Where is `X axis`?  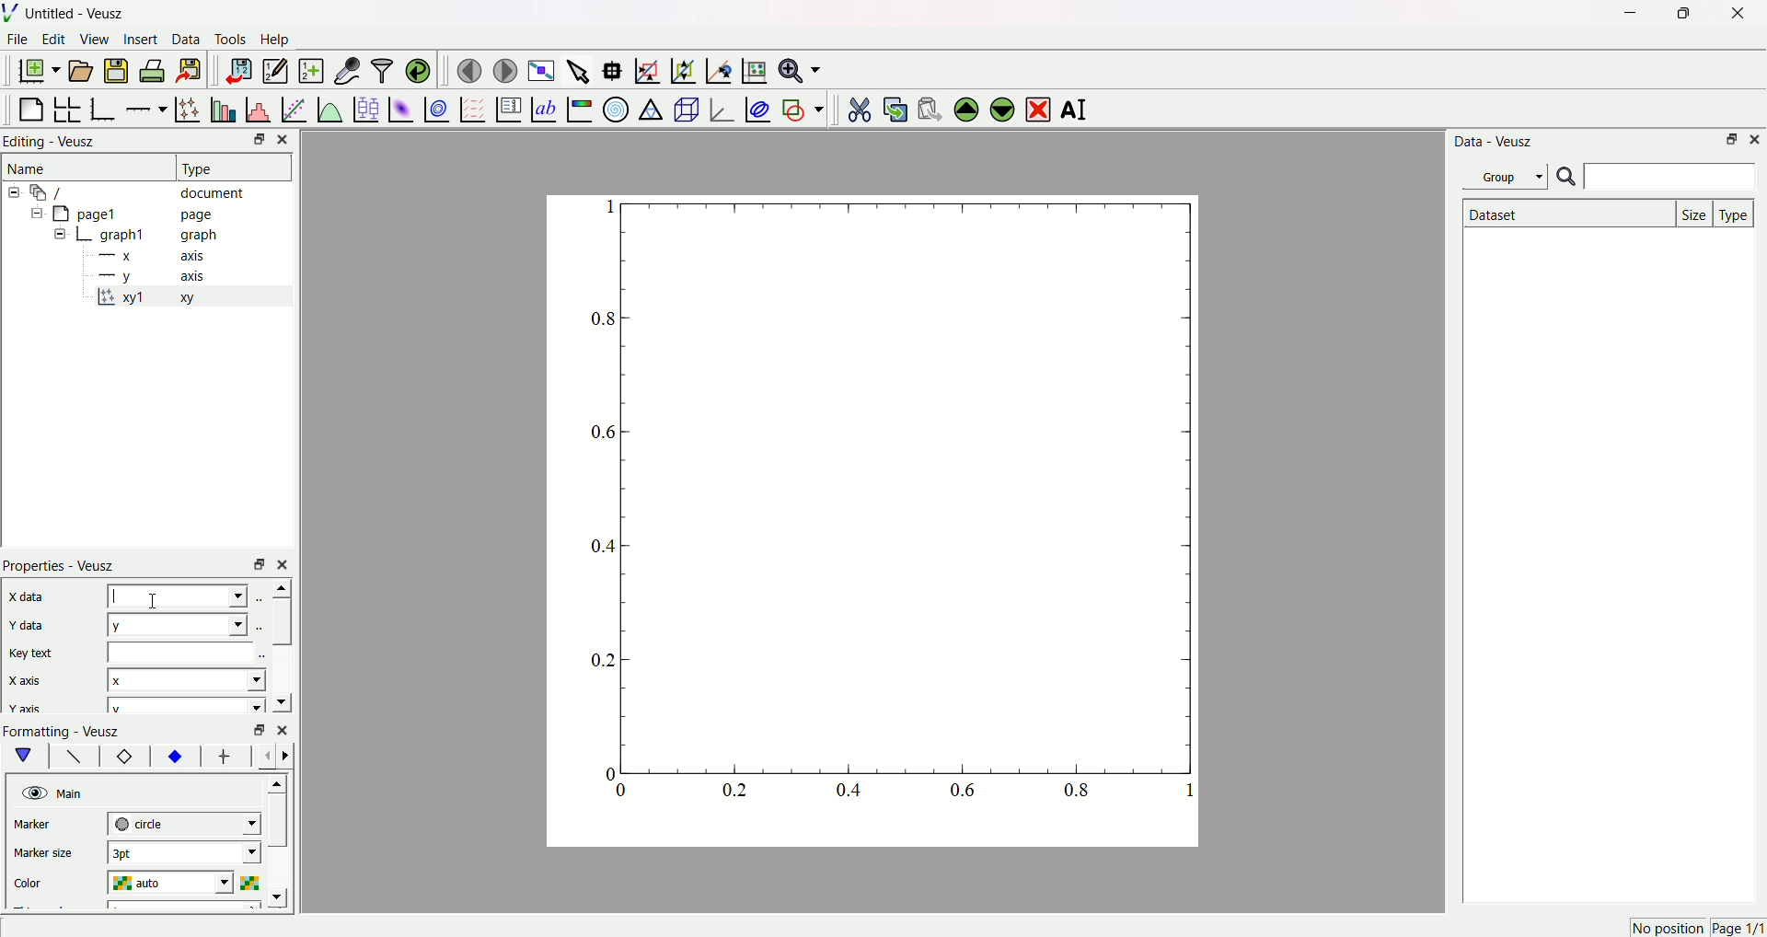
X axis is located at coordinates (32, 681).